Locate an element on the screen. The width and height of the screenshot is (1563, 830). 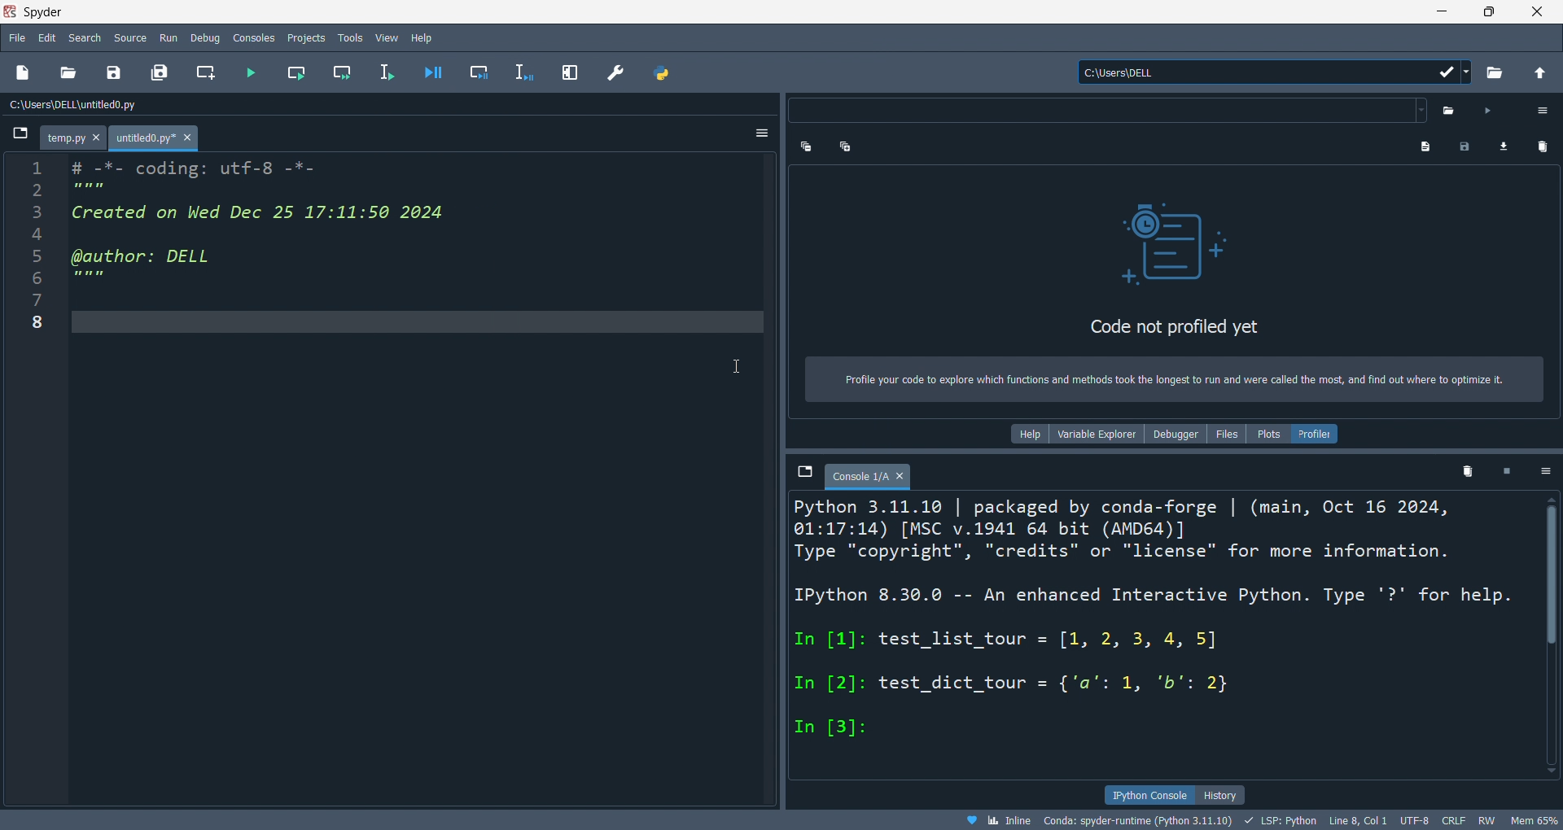
debug cell is located at coordinates (479, 72).